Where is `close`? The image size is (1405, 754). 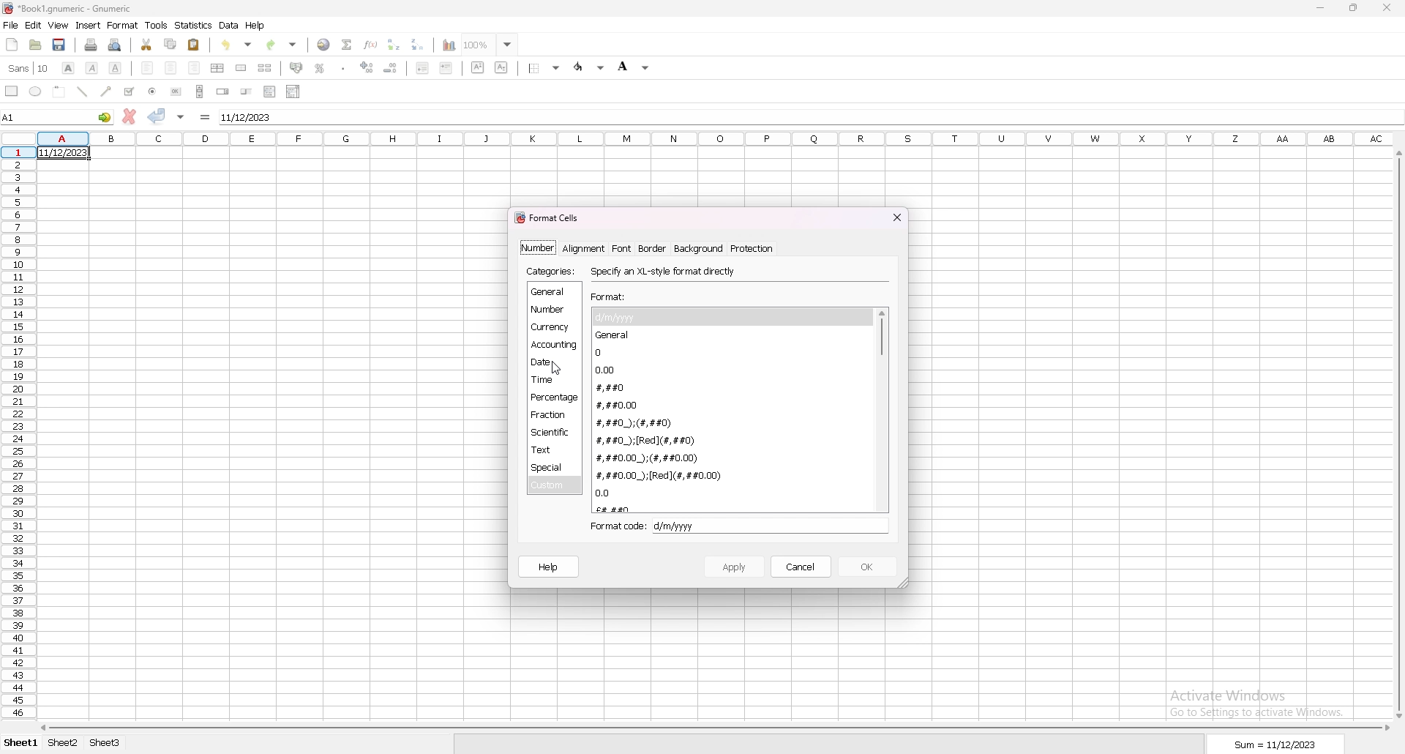
close is located at coordinates (896, 217).